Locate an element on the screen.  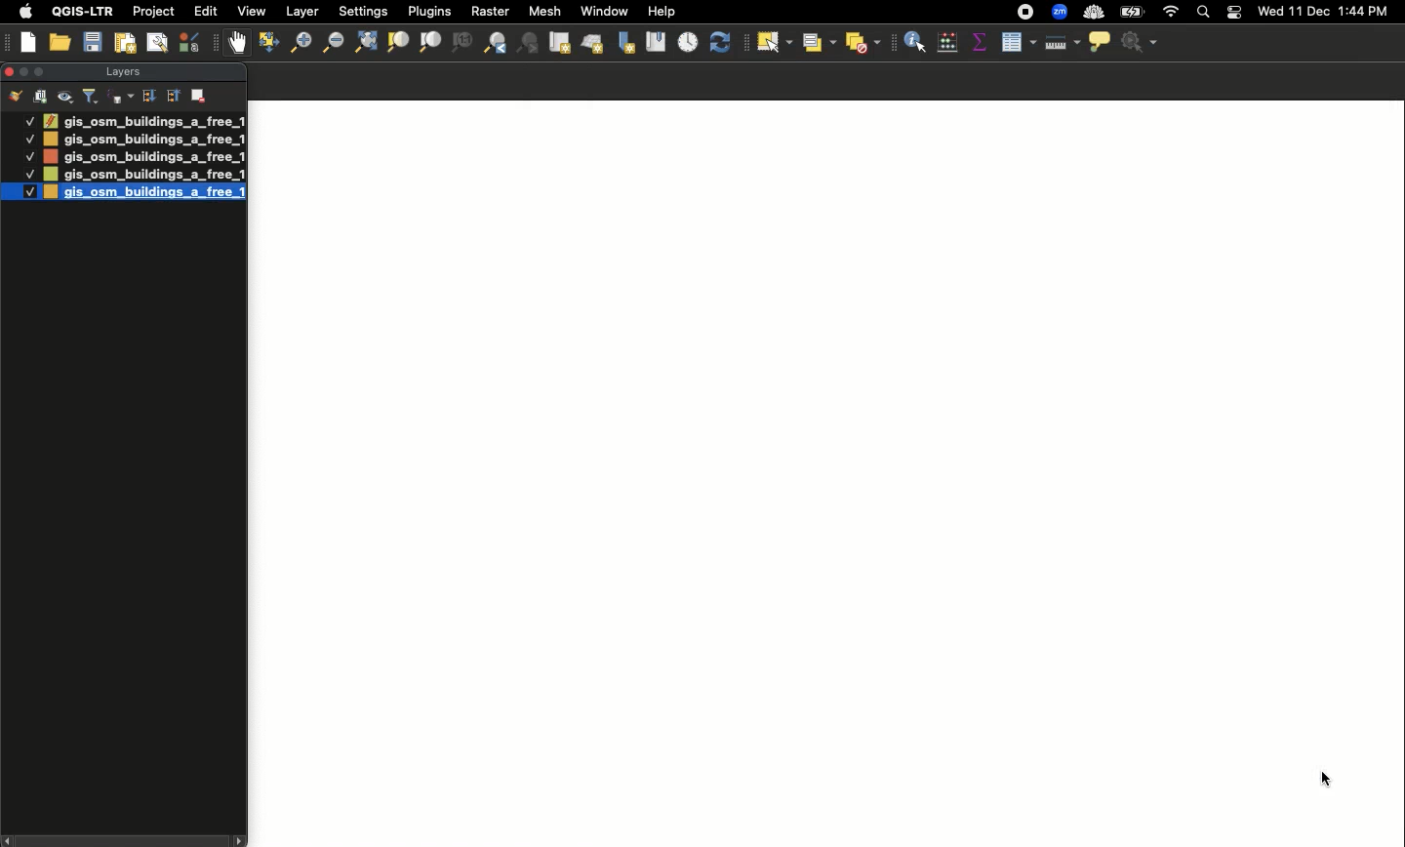
Help is located at coordinates (662, 12).